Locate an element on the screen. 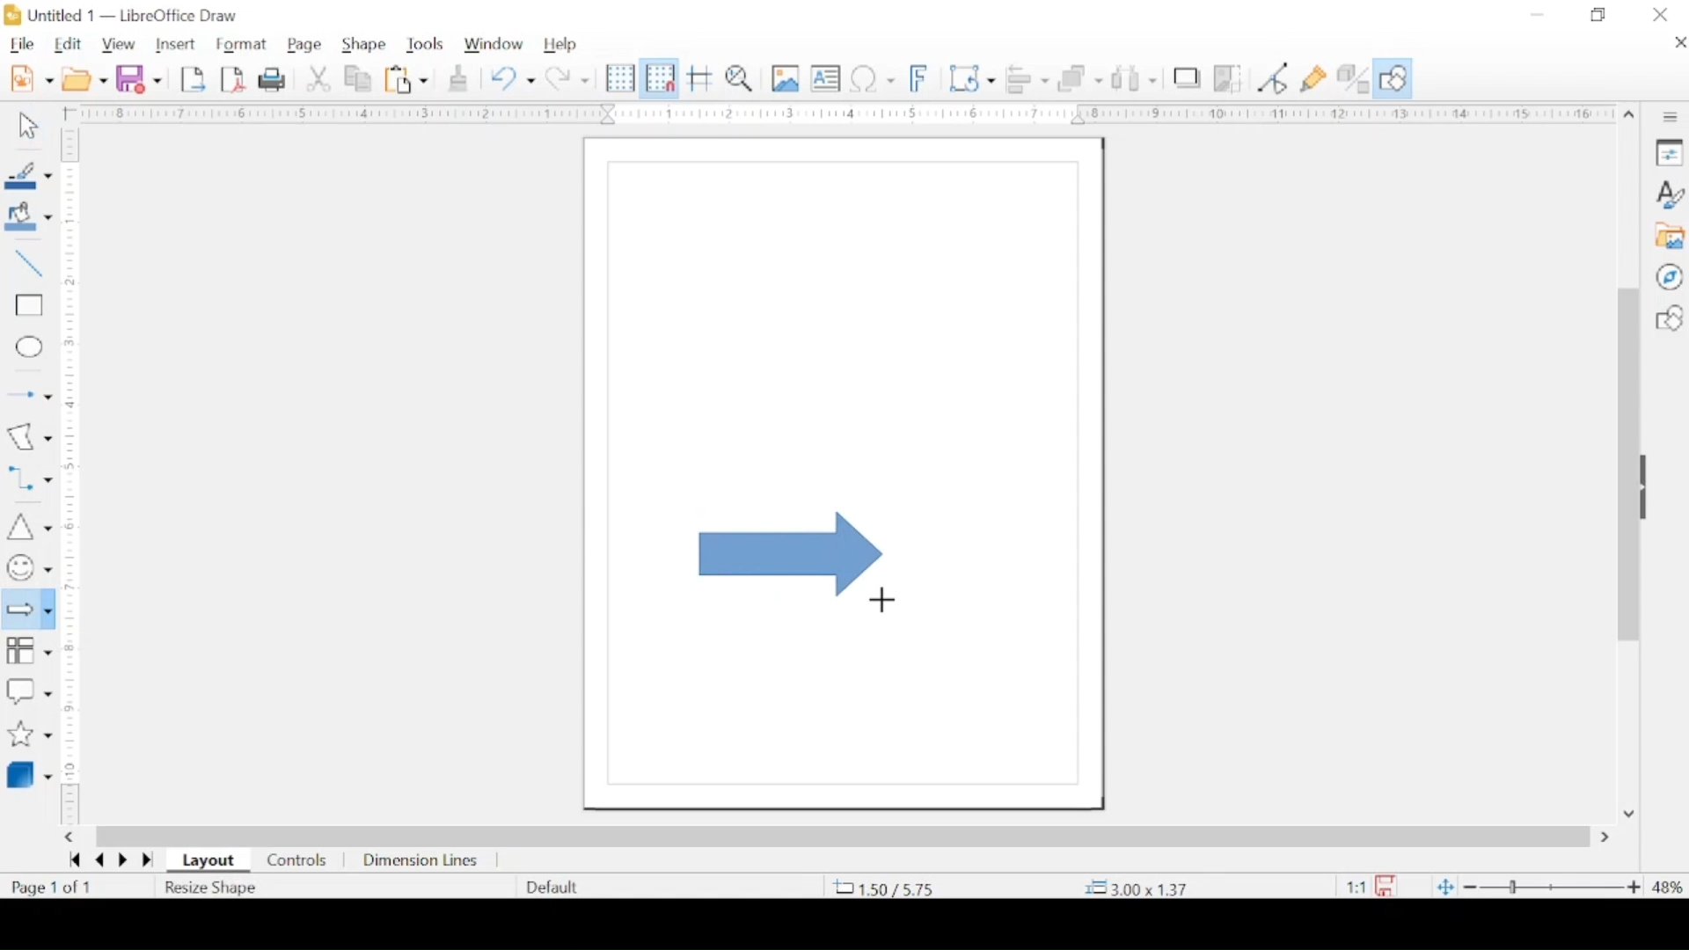 The width and height of the screenshot is (1689, 950). shape is located at coordinates (364, 45).